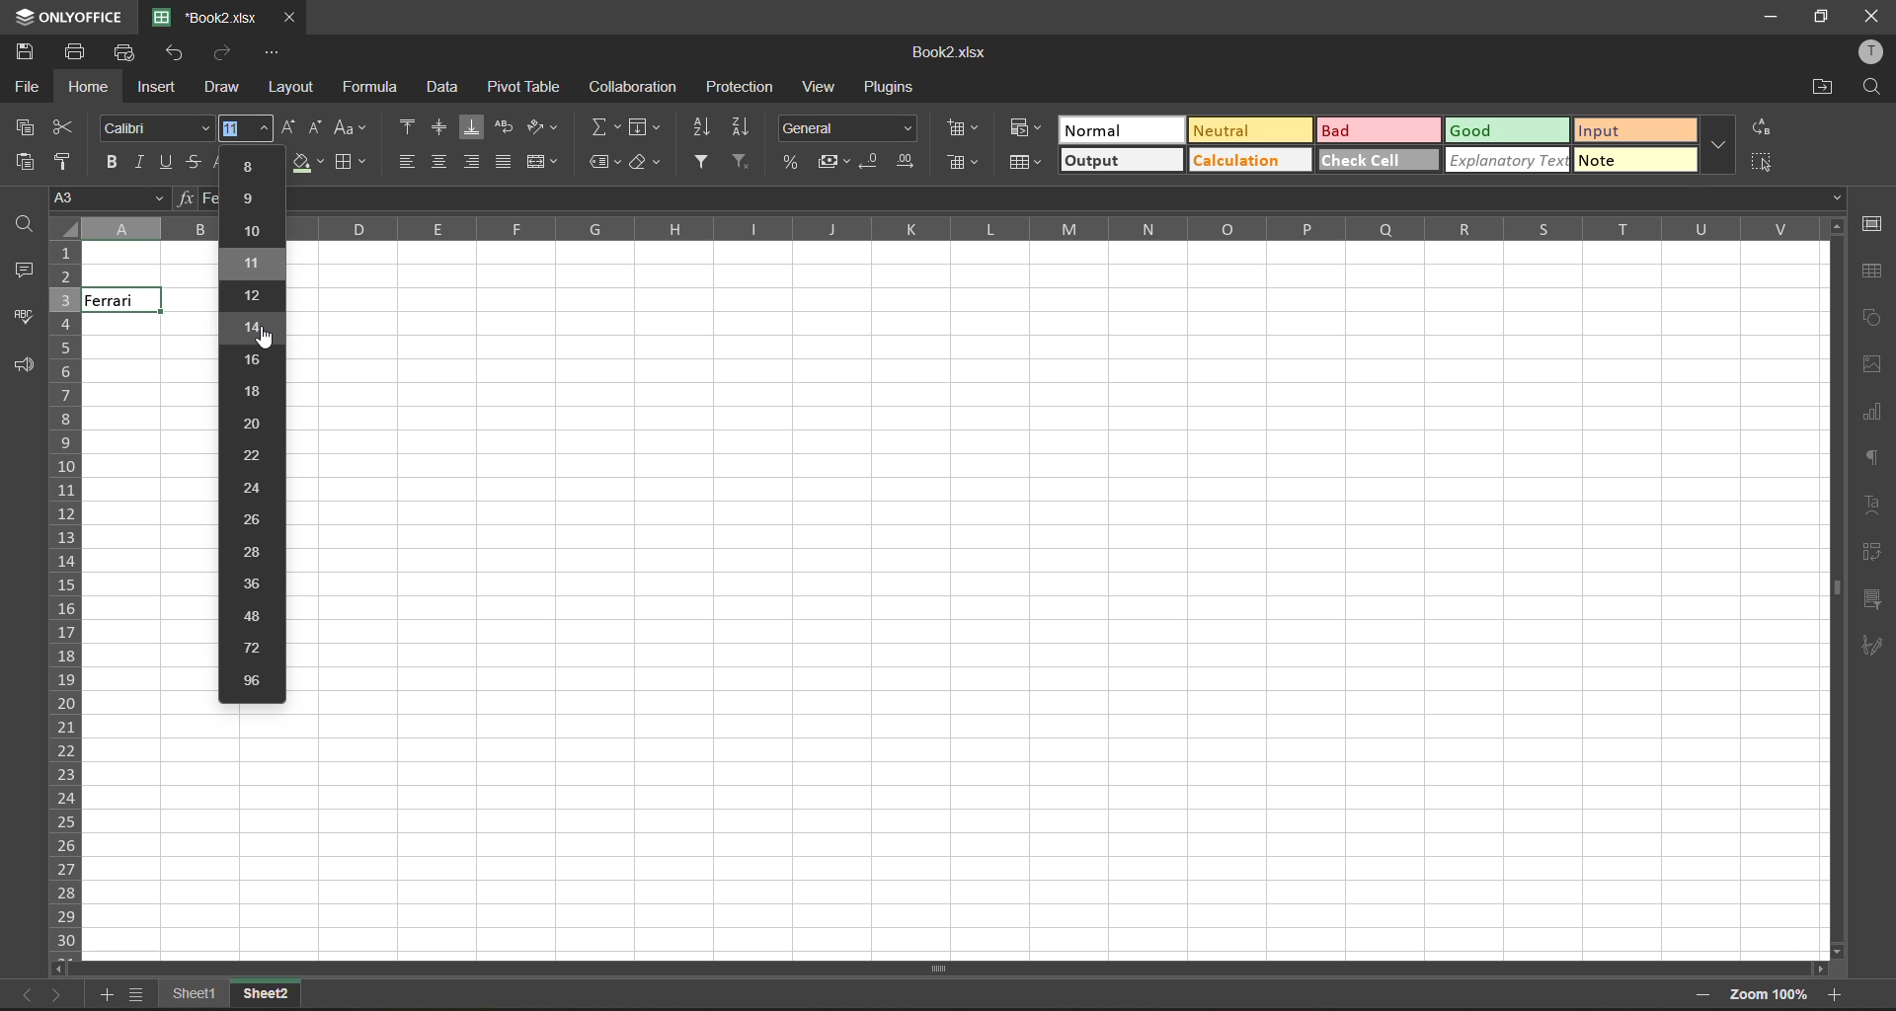  Describe the element at coordinates (374, 89) in the screenshot. I see `formula` at that location.